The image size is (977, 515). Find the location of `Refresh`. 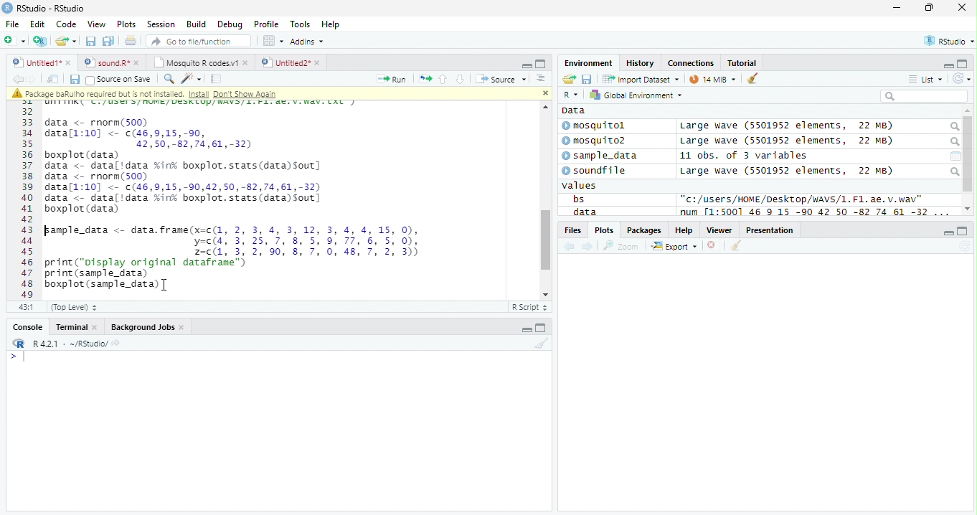

Refresh is located at coordinates (964, 247).